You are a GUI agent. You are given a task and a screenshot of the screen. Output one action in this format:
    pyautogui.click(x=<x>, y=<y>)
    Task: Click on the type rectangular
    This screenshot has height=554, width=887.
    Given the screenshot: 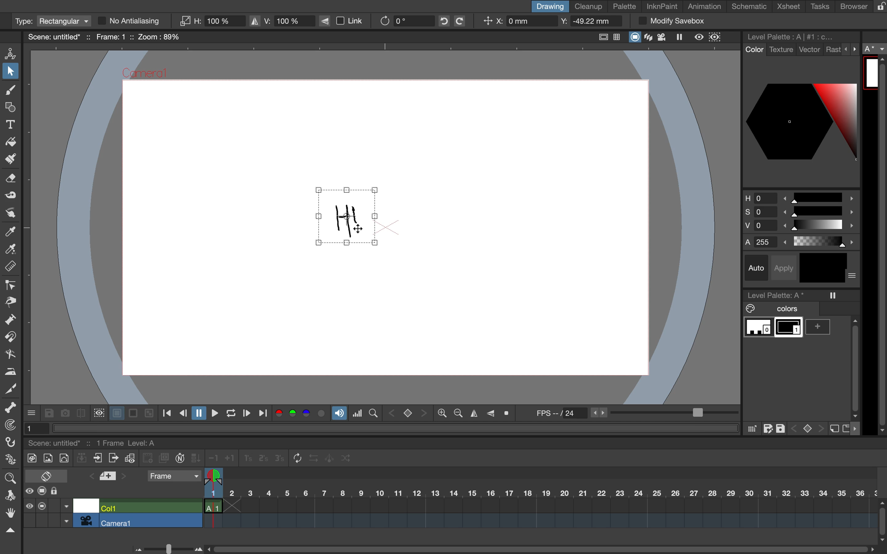 What is the action you would take?
    pyautogui.click(x=51, y=21)
    